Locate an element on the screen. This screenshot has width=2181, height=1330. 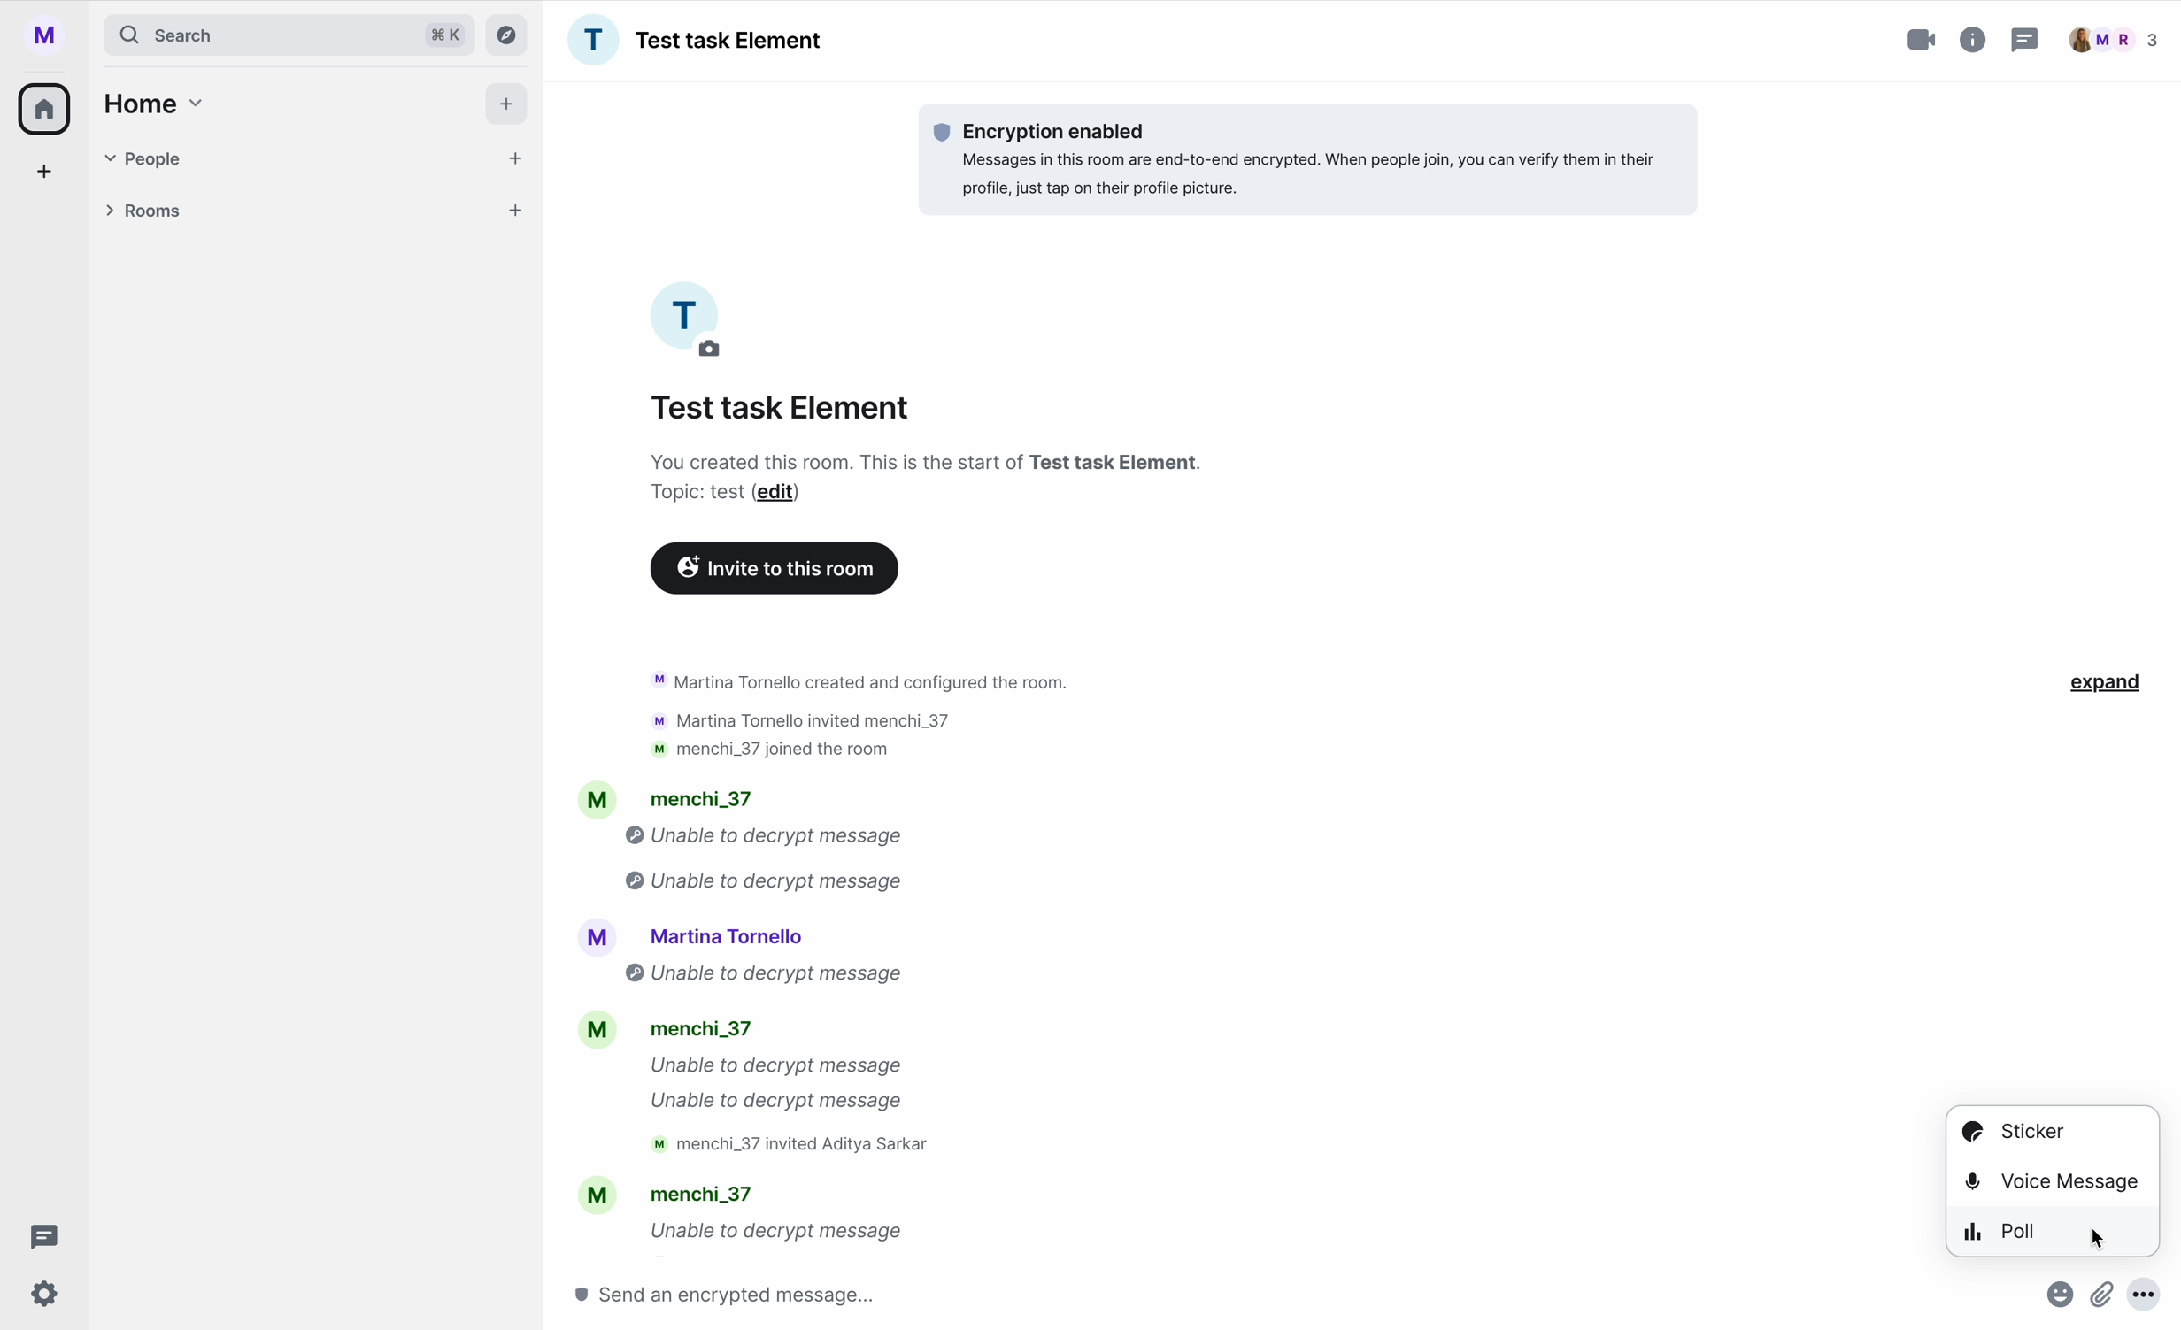
add is located at coordinates (510, 108).